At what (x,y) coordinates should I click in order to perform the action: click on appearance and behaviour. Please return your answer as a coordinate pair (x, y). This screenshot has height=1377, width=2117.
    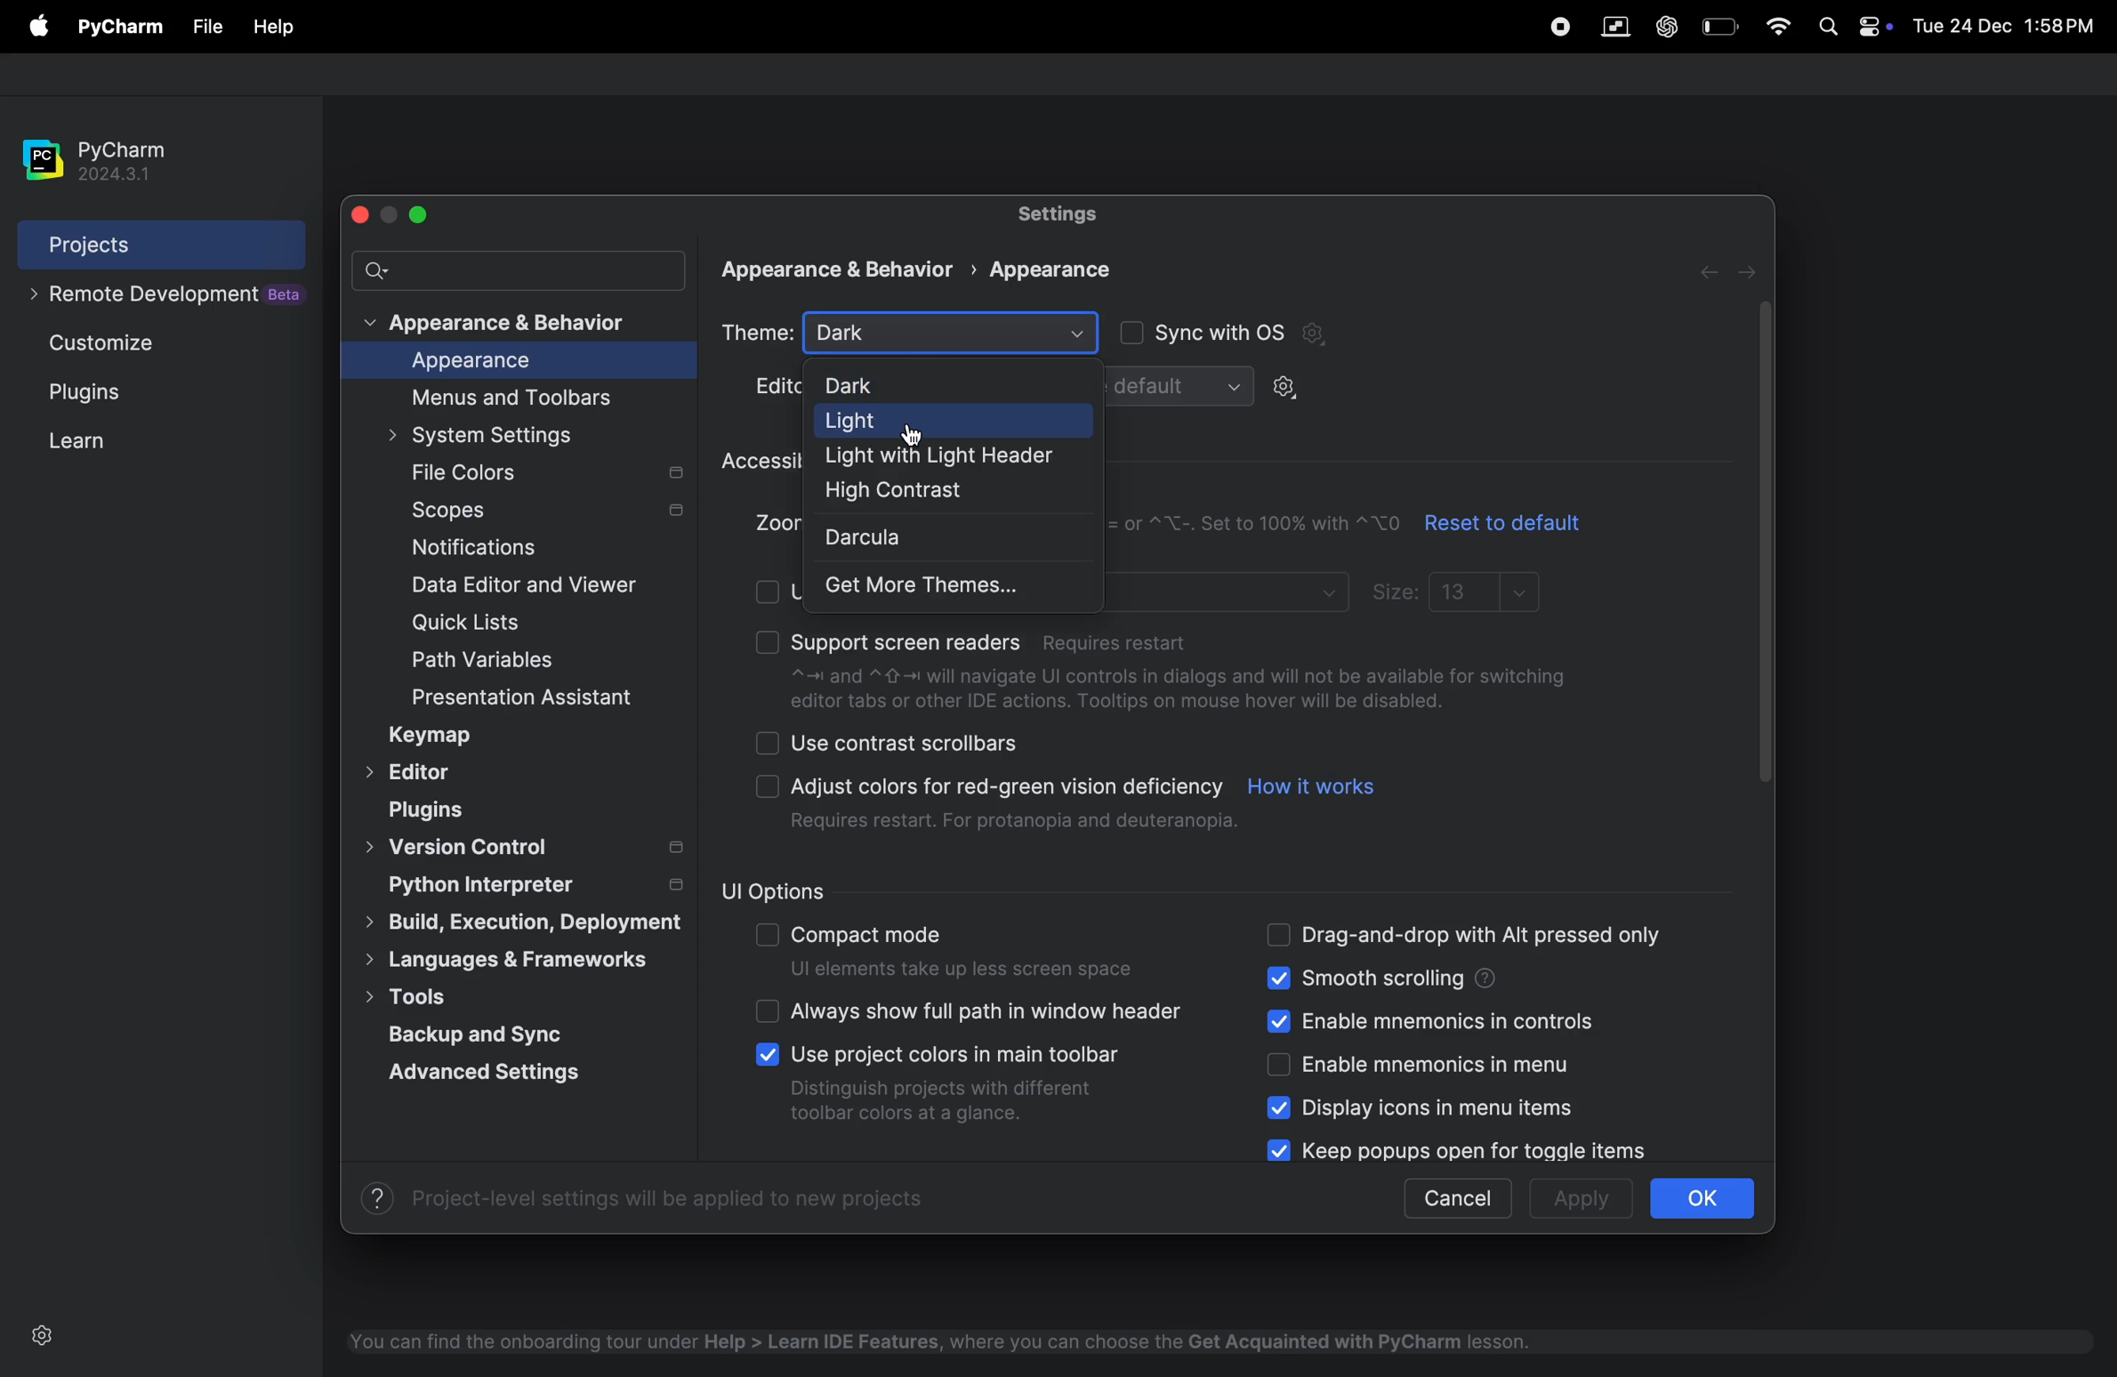
    Looking at the image, I should click on (512, 326).